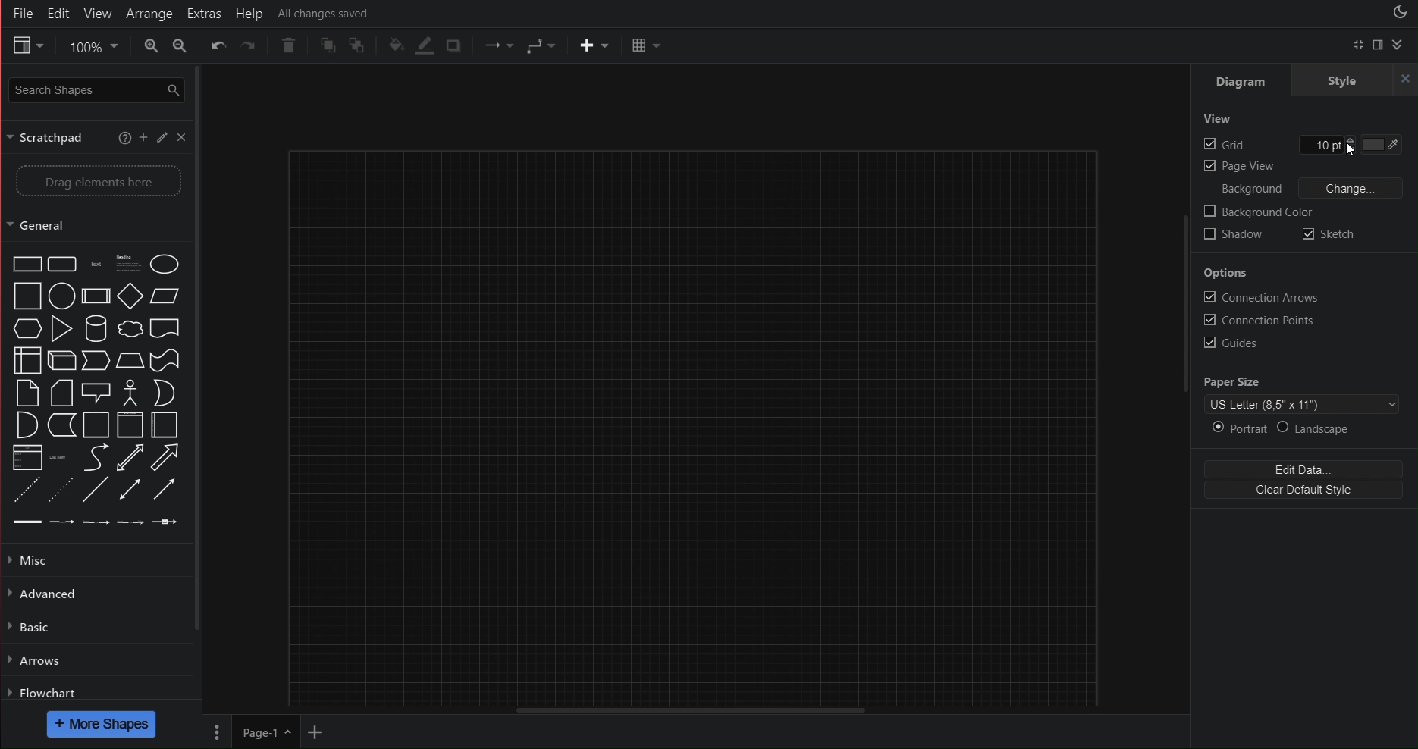 The height and width of the screenshot is (749, 1418). What do you see at coordinates (328, 12) in the screenshot?
I see `All changes saved` at bounding box center [328, 12].